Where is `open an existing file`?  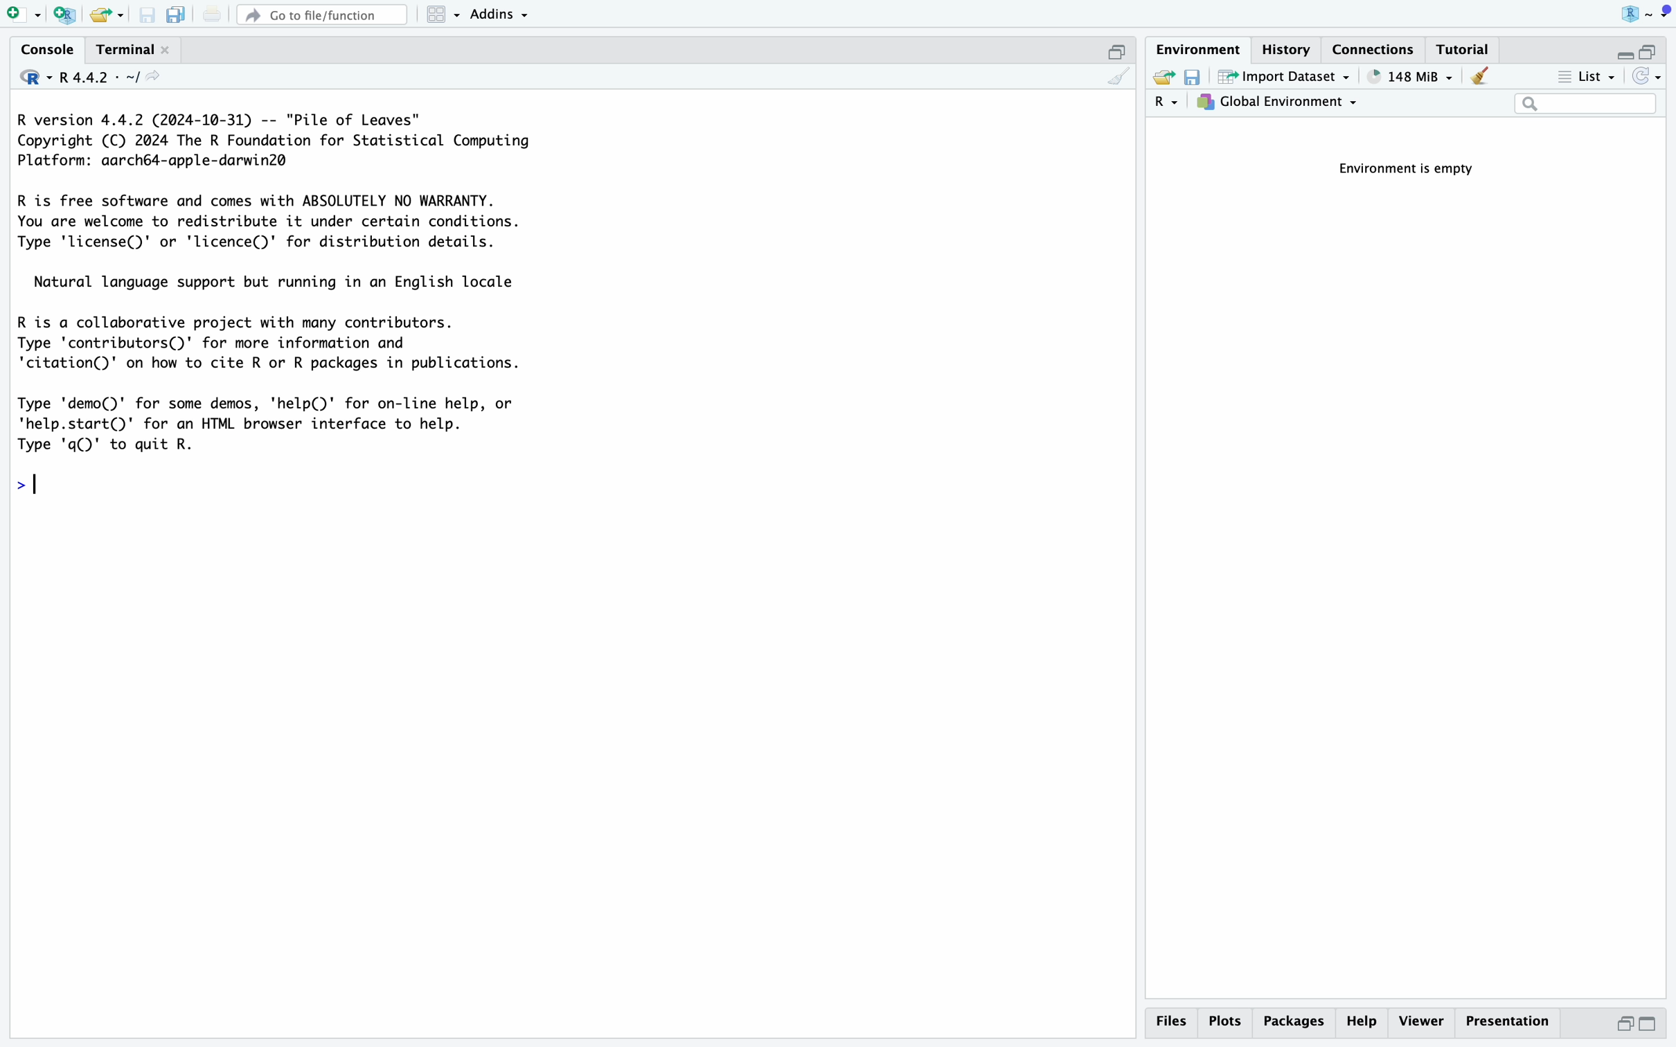 open an existing file is located at coordinates (107, 15).